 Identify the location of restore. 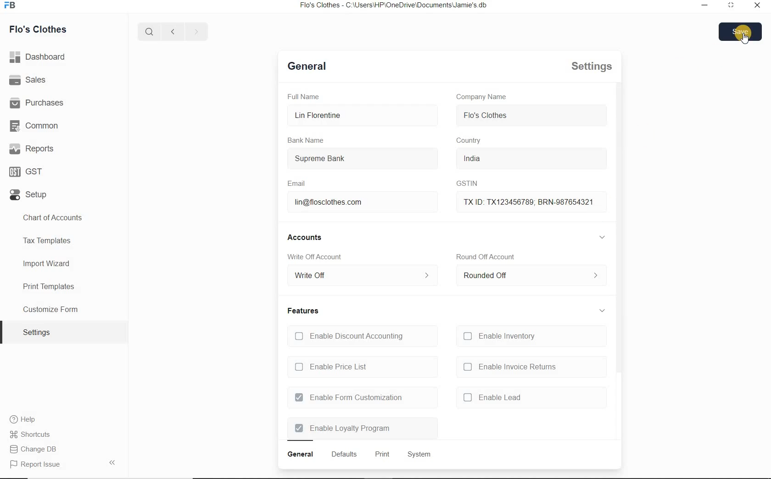
(706, 6).